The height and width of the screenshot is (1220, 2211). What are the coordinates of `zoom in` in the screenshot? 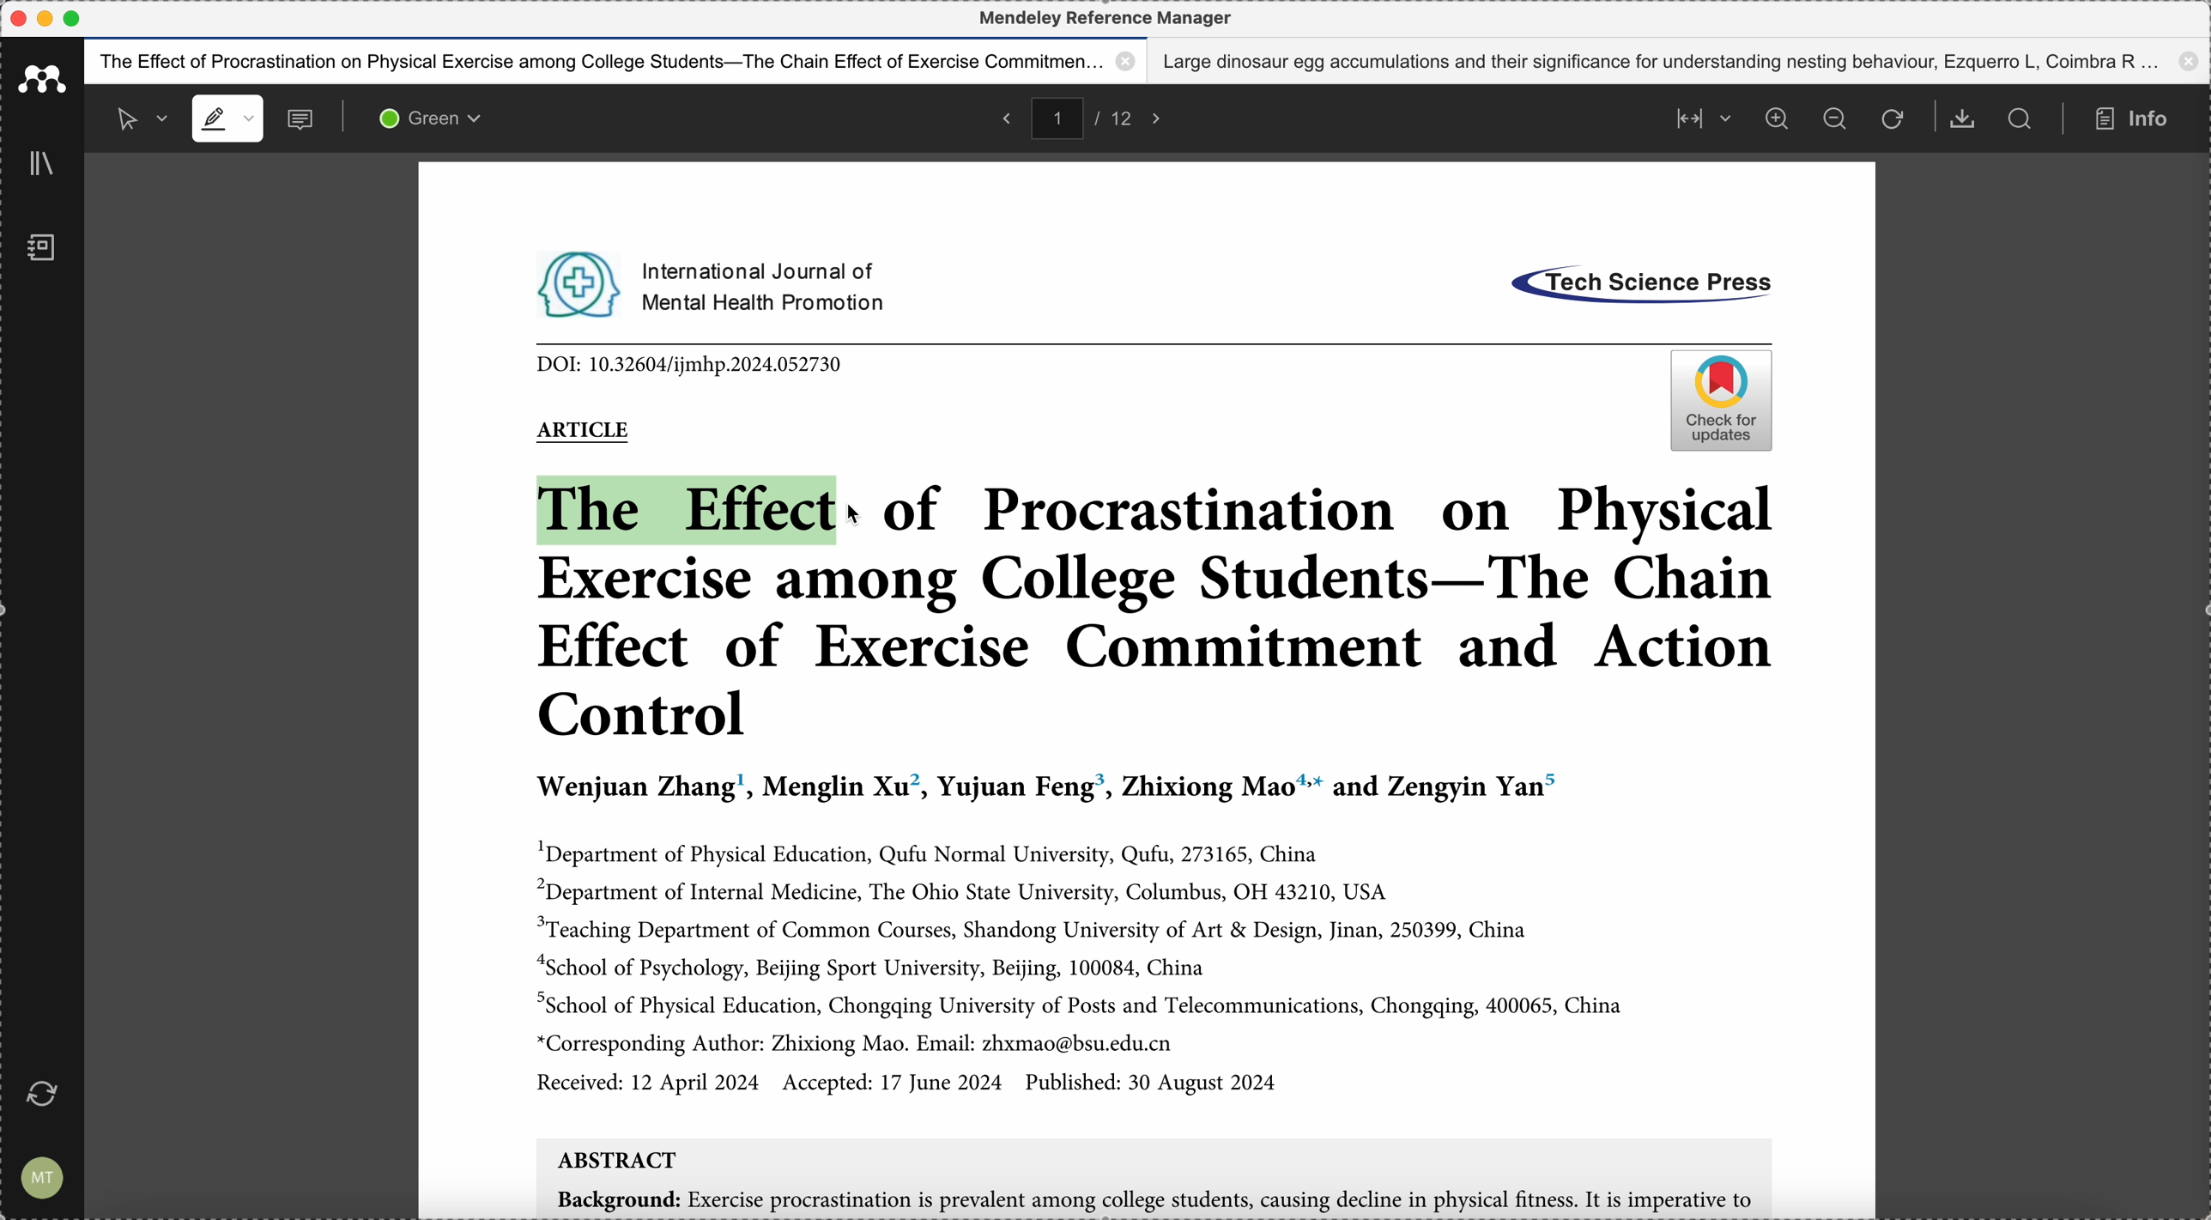 It's located at (1776, 118).